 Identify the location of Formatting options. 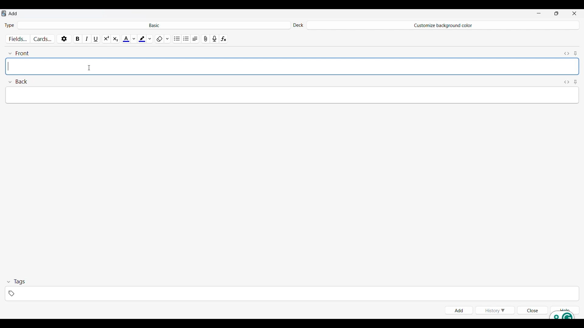
(167, 38).